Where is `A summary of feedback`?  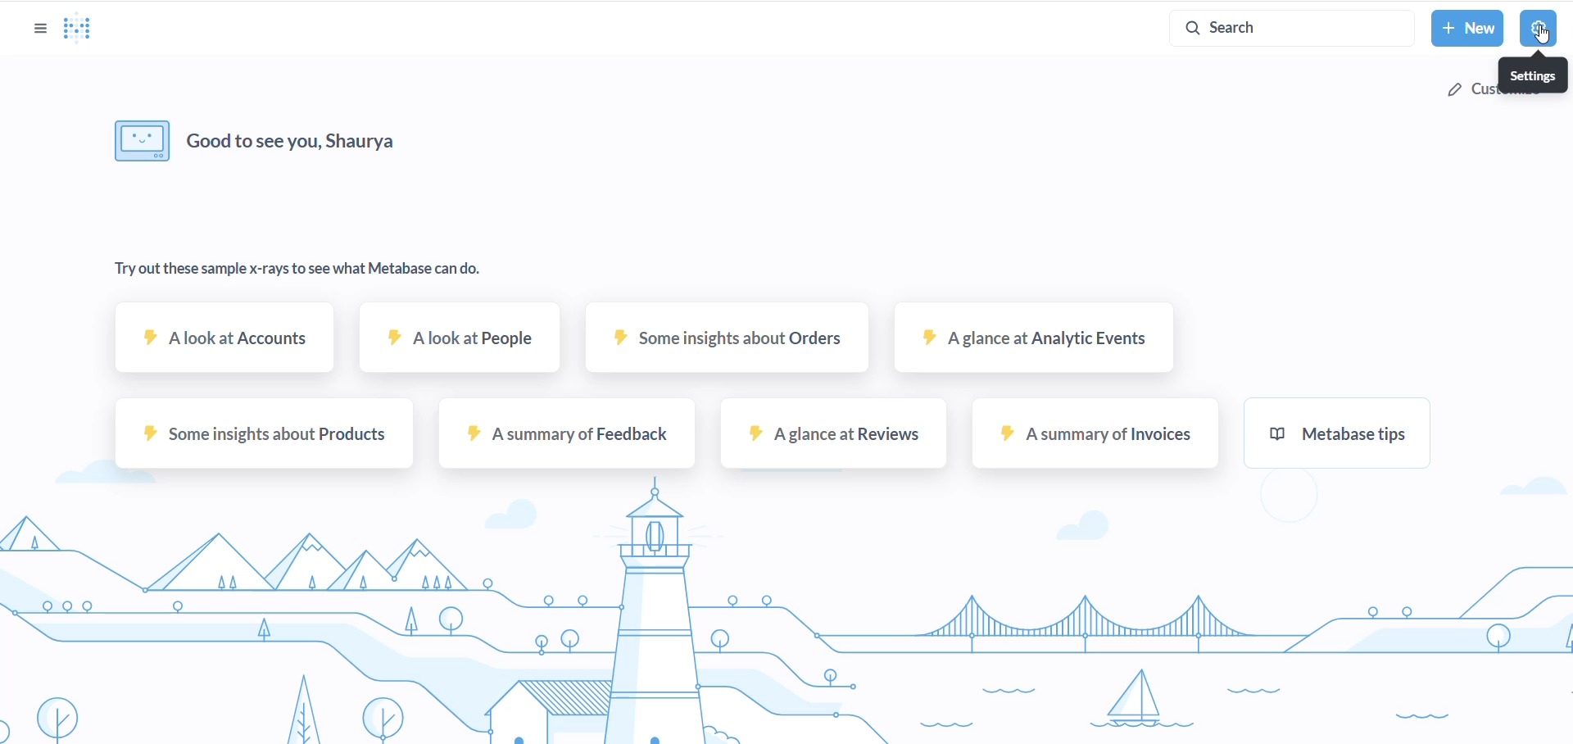
A summary of feedback is located at coordinates (568, 441).